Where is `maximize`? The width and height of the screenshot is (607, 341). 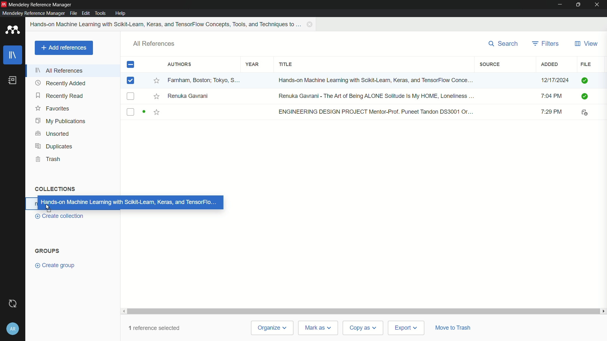 maximize is located at coordinates (580, 5).